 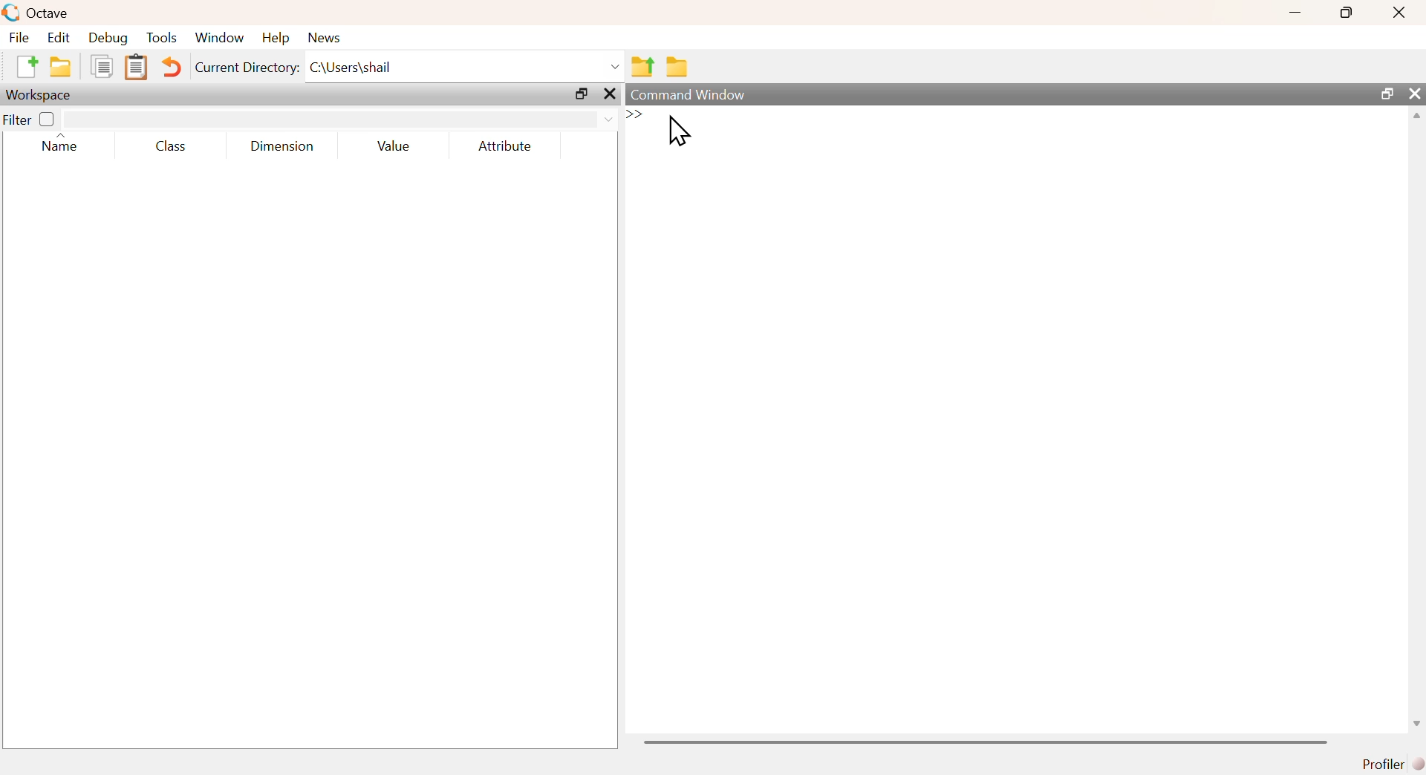 I want to click on copy, so click(x=103, y=68).